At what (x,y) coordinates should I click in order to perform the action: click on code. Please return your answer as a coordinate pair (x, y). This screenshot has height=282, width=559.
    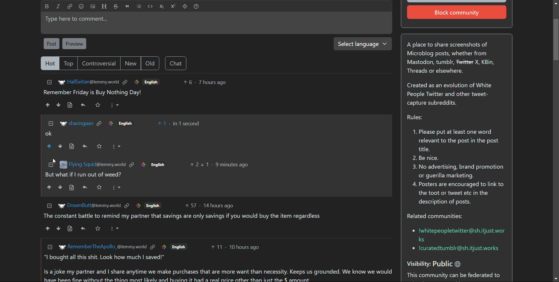
    Looking at the image, I should click on (151, 6).